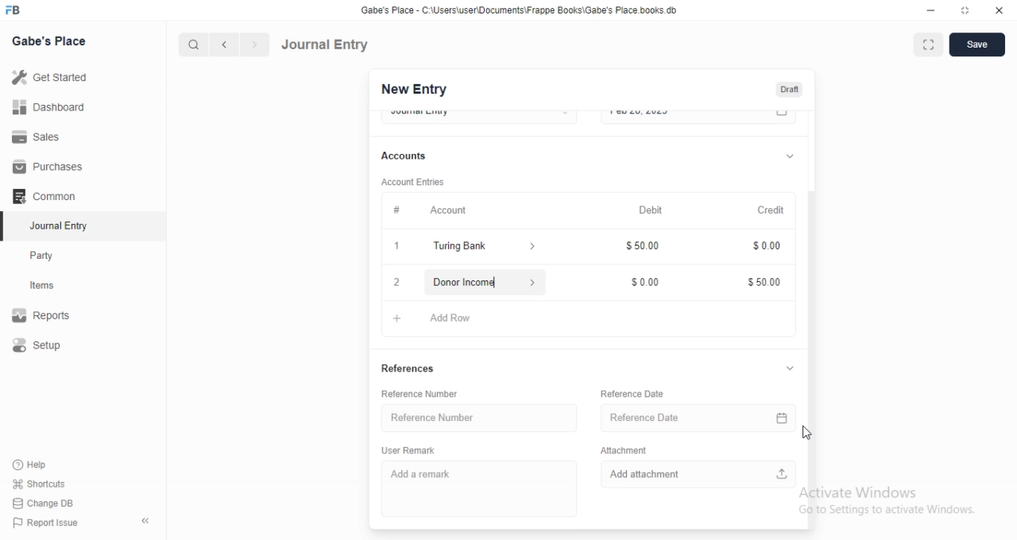 This screenshot has height=540, width=1017. I want to click on Journal Entry, so click(52, 227).